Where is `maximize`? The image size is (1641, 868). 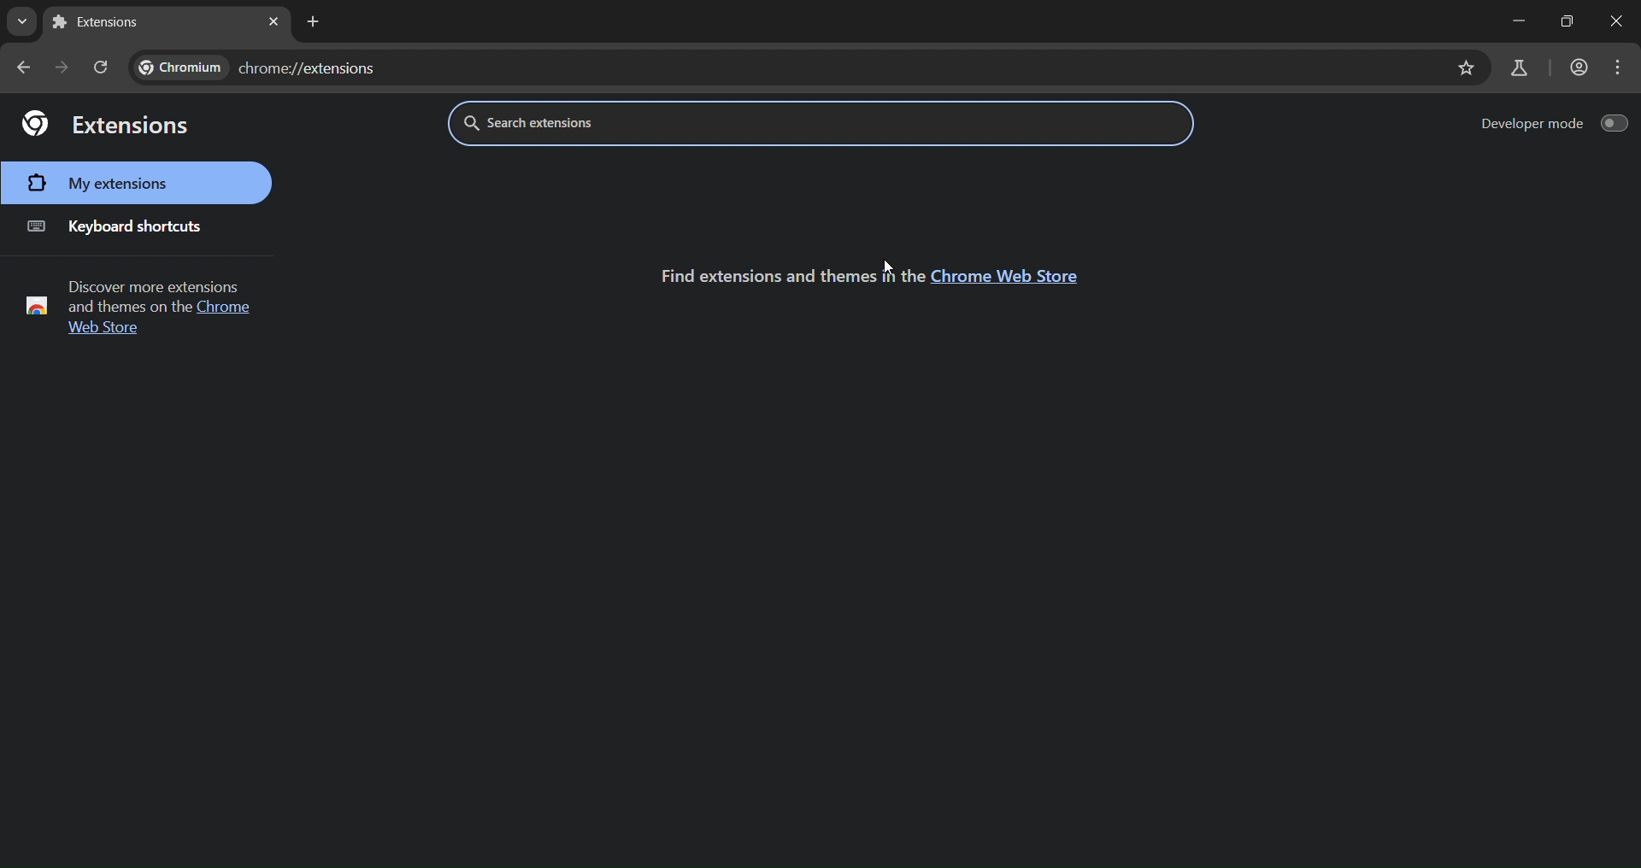
maximize is located at coordinates (1566, 20).